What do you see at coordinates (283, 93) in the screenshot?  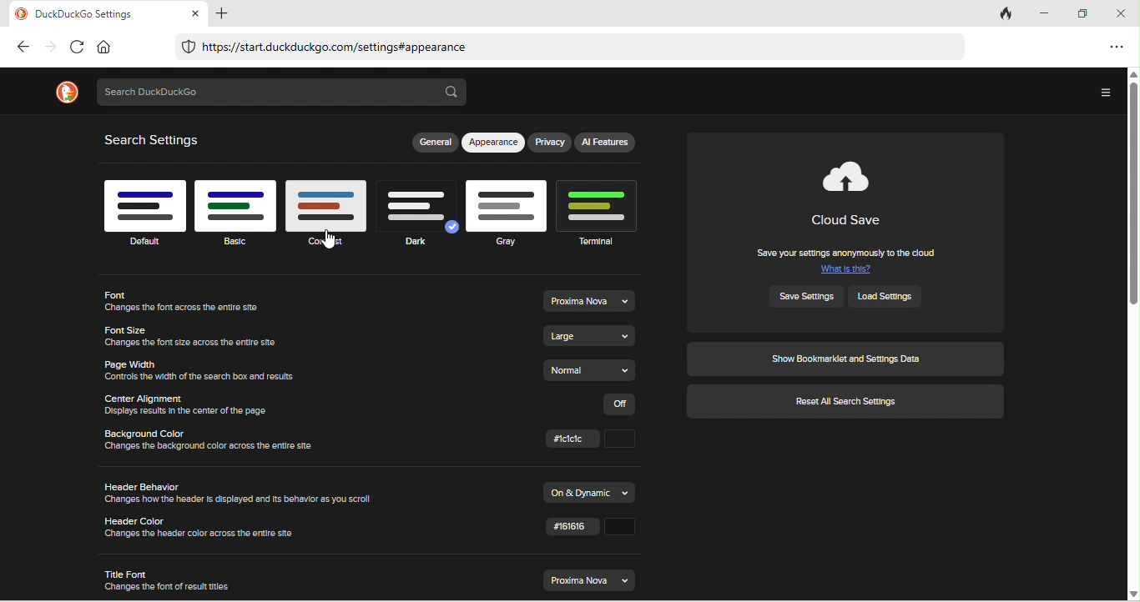 I see `search bar` at bounding box center [283, 93].